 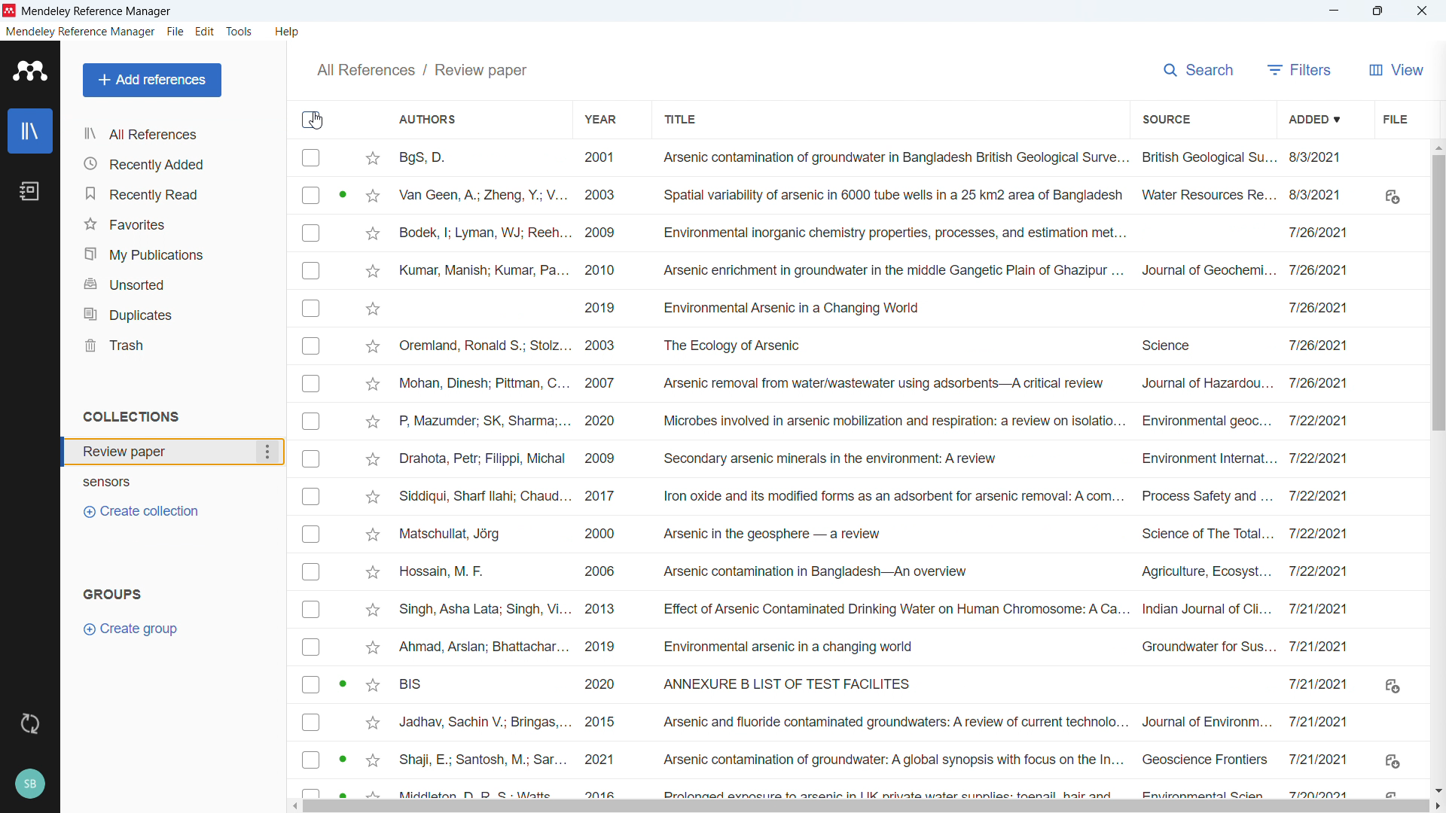 What do you see at coordinates (29, 130) in the screenshot?
I see `Library ` at bounding box center [29, 130].